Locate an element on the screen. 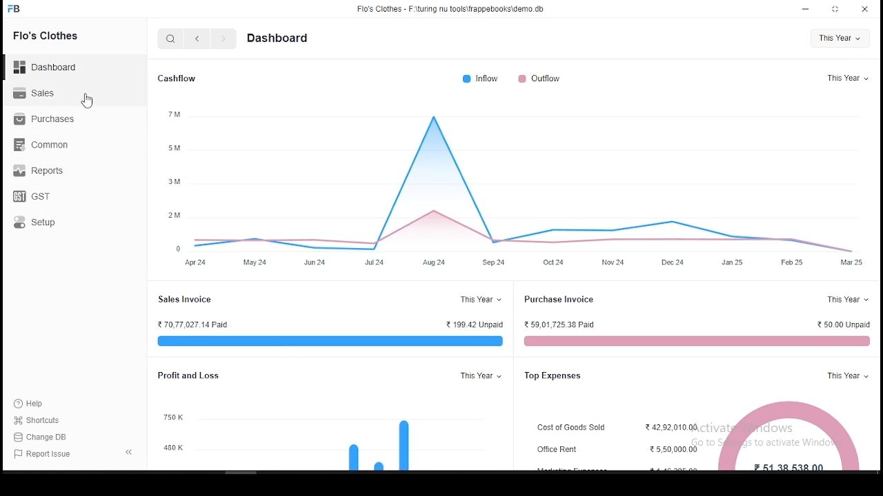 The height and width of the screenshot is (496, 883). this year is located at coordinates (840, 37).